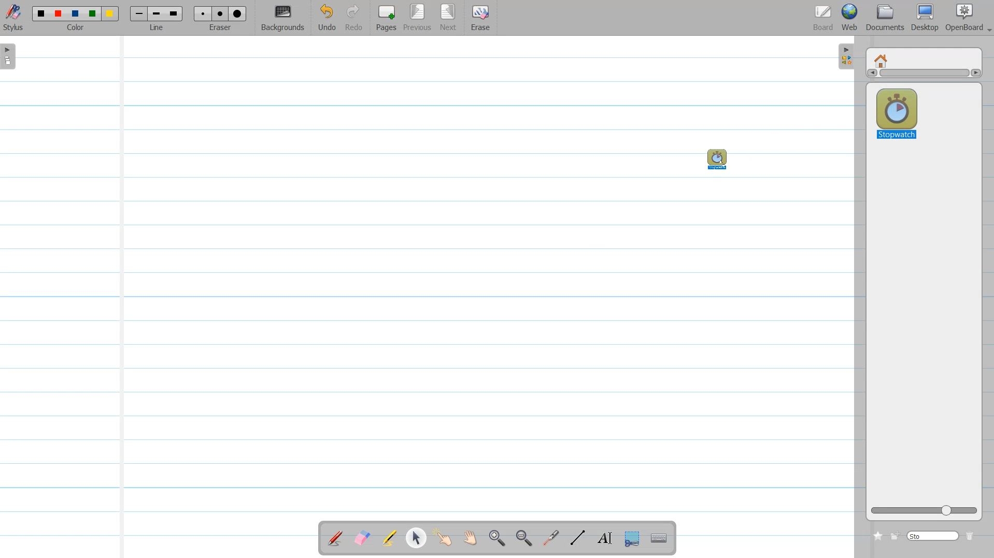 The width and height of the screenshot is (994, 558). I want to click on Home window, so click(882, 60).